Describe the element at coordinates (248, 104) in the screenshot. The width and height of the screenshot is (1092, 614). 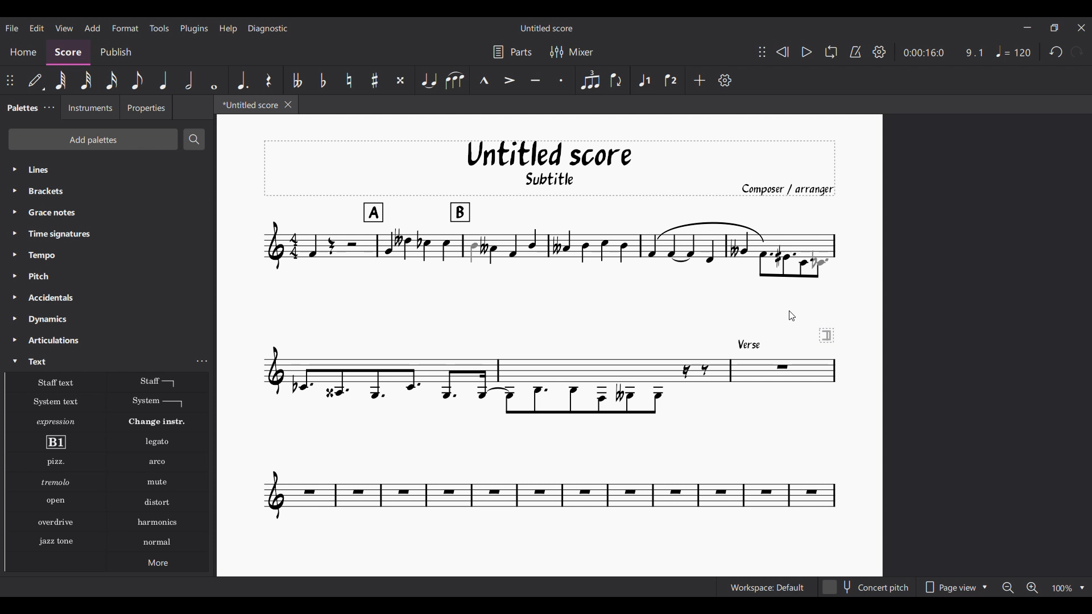
I see `*Untitled score, current tab` at that location.